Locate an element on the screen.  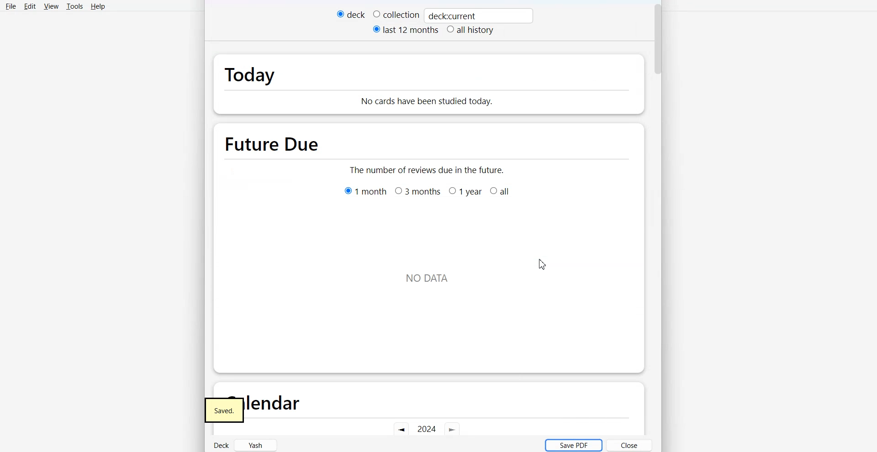
No cards have been studied today. is located at coordinates (469, 96).